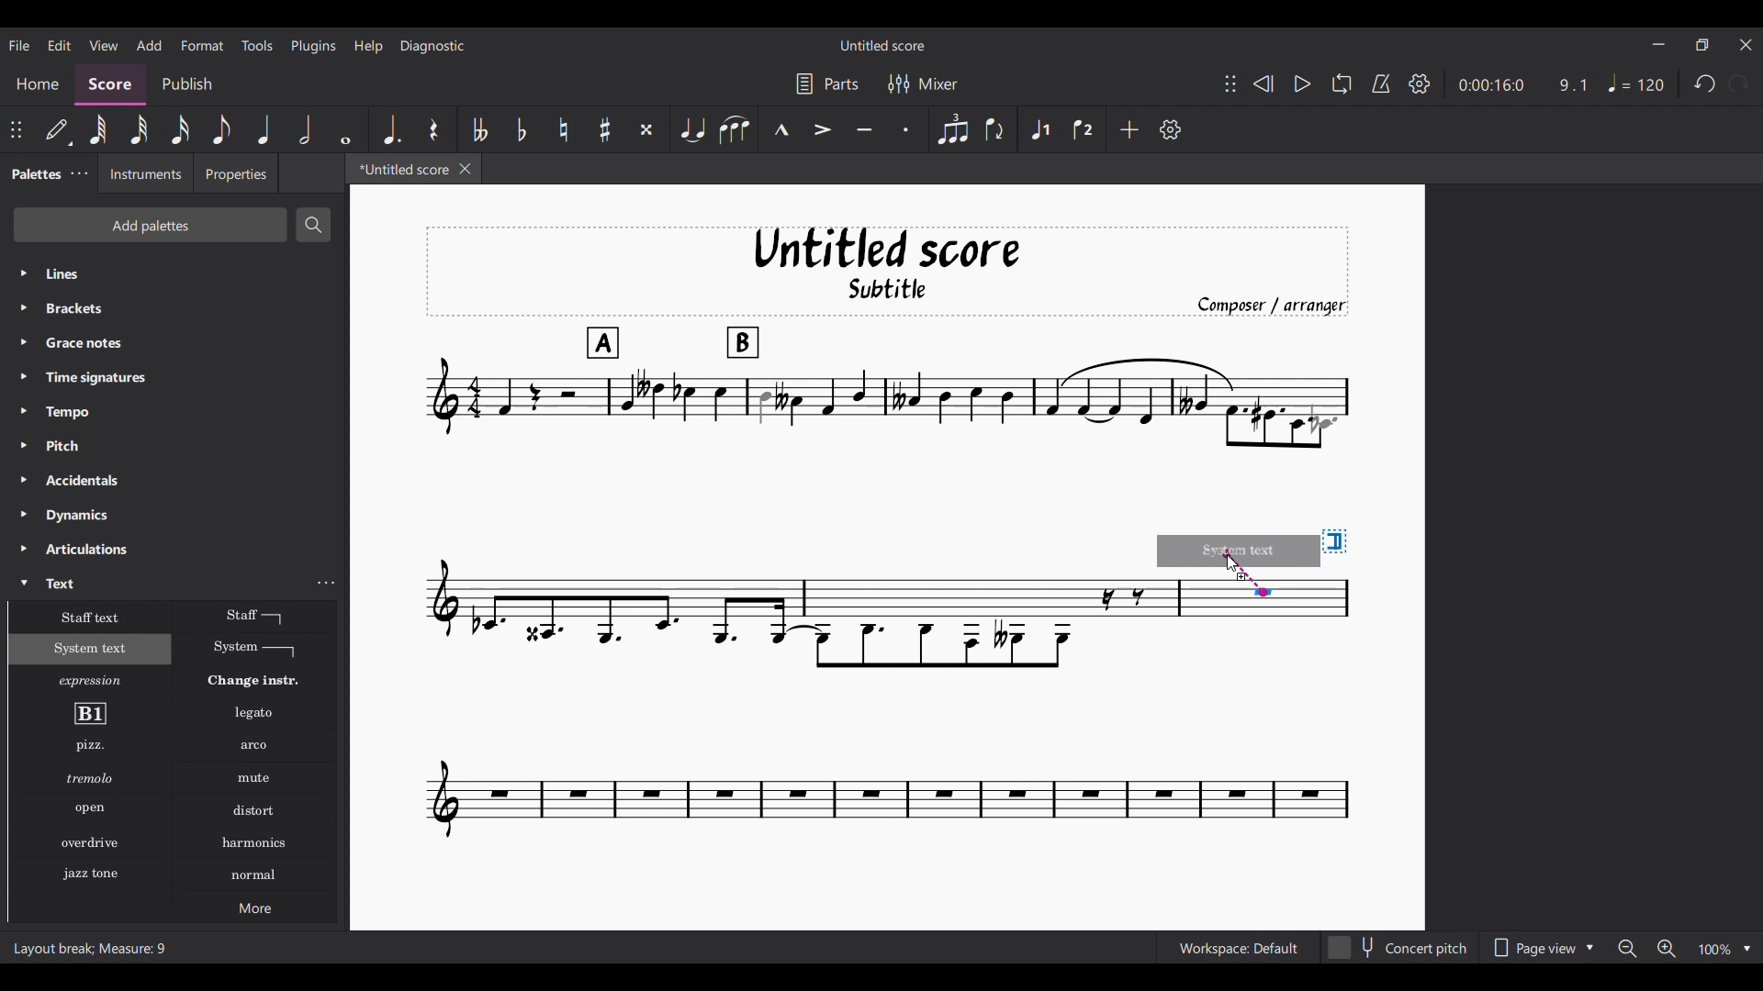  What do you see at coordinates (1255, 721) in the screenshot?
I see `Current score` at bounding box center [1255, 721].